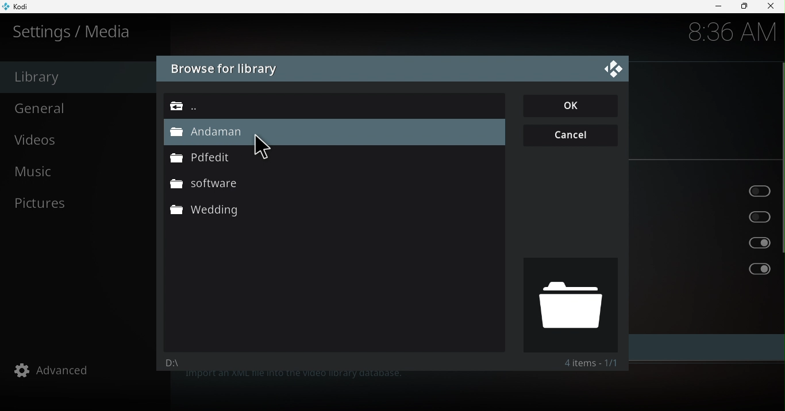 The image size is (785, 411). I want to click on close, so click(772, 6).